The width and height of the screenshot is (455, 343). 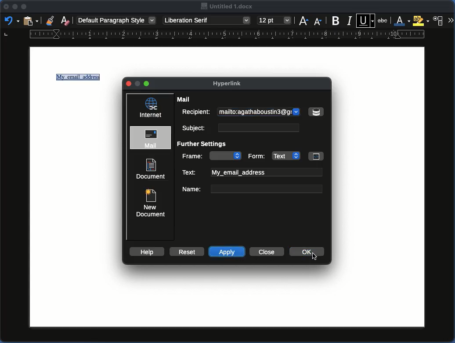 What do you see at coordinates (401, 21) in the screenshot?
I see `Font color` at bounding box center [401, 21].